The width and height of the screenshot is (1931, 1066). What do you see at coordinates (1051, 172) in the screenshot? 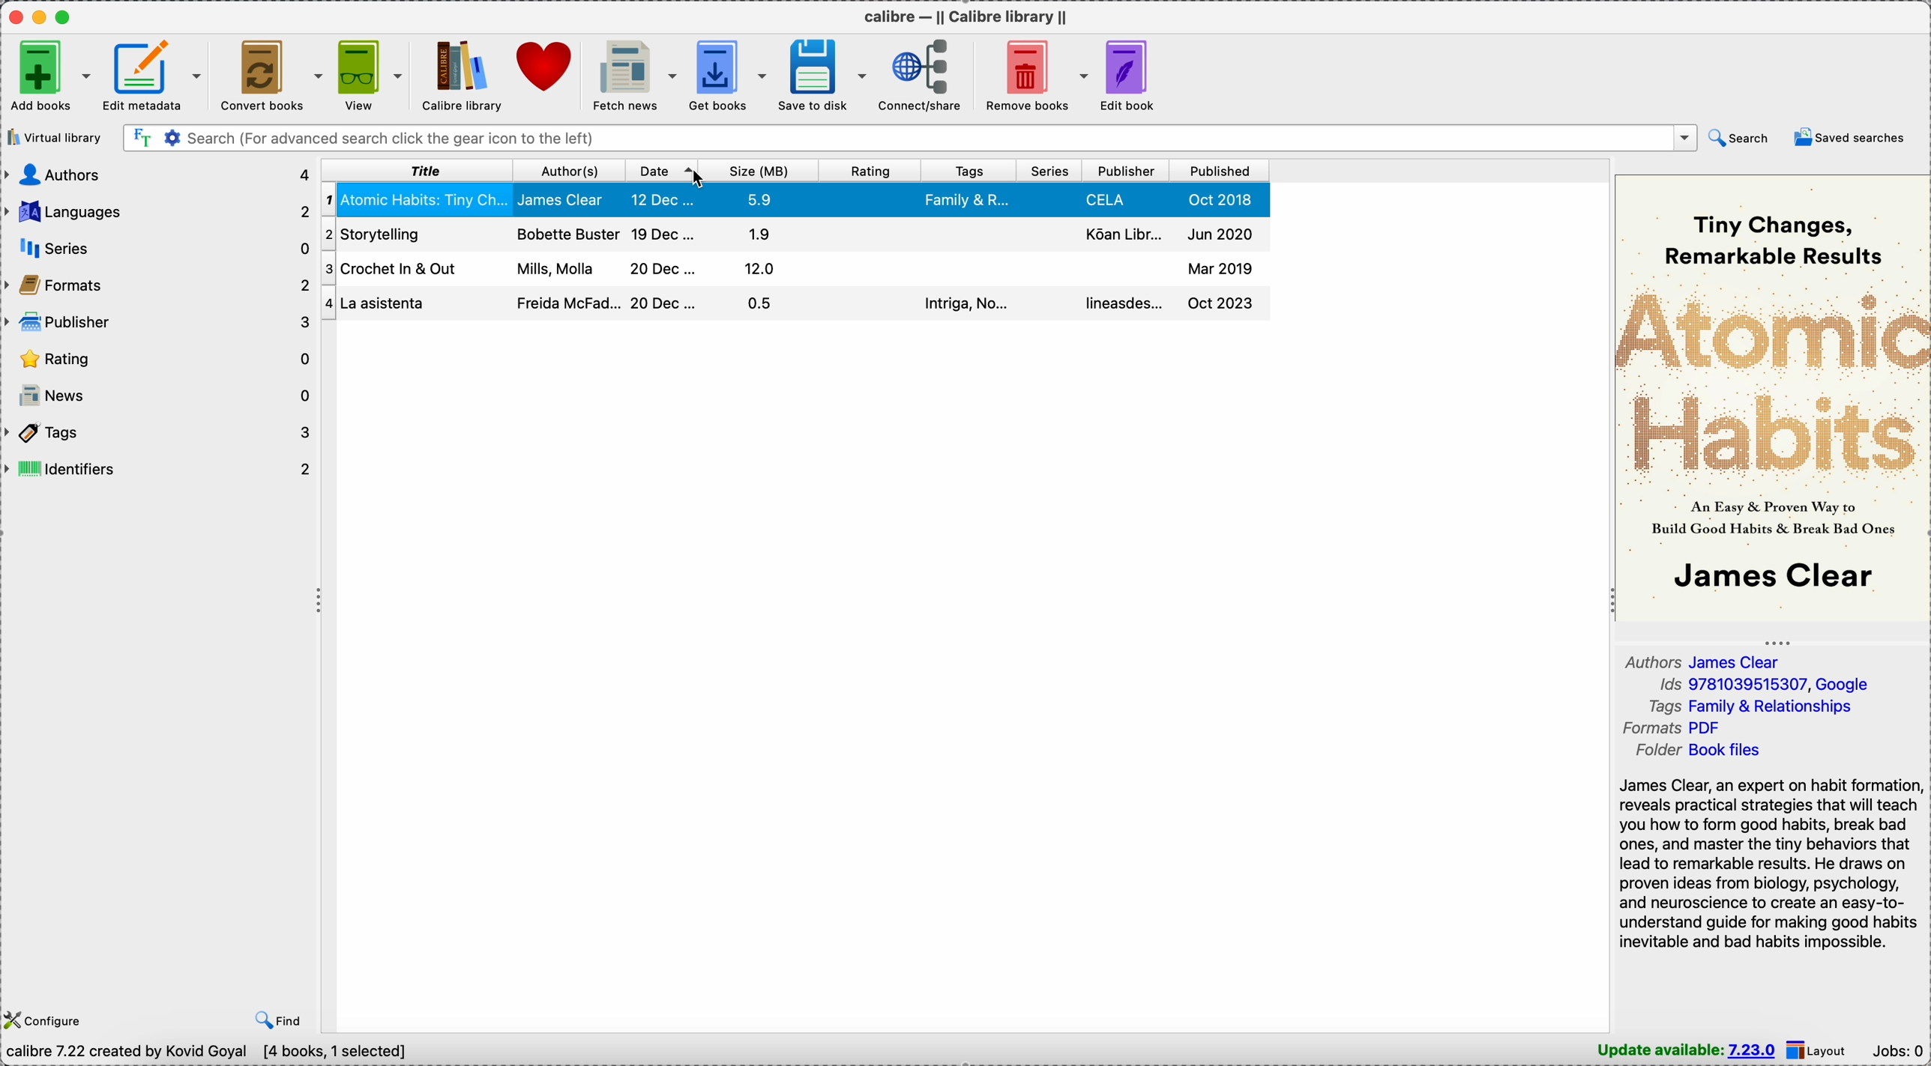
I see `series` at bounding box center [1051, 172].